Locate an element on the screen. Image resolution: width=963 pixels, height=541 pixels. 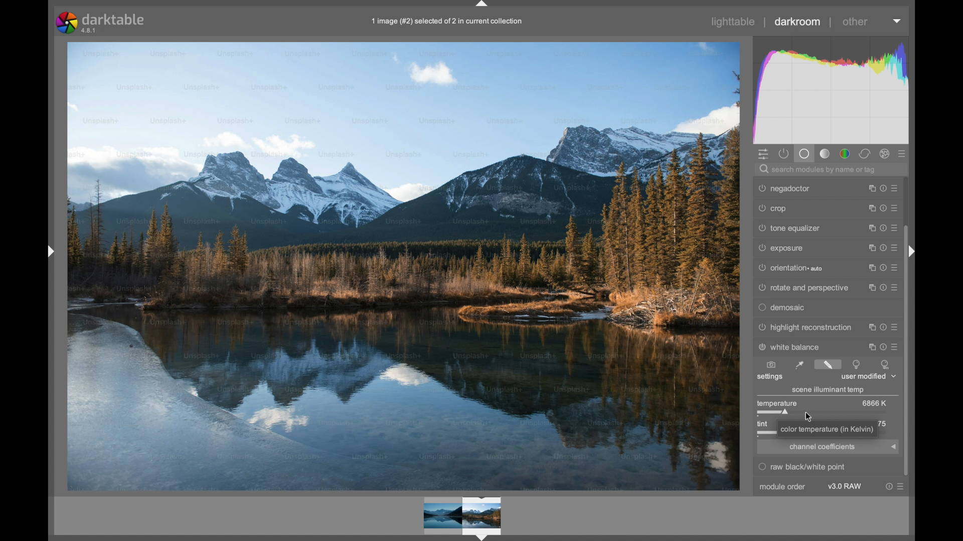
arrow is located at coordinates (893, 447).